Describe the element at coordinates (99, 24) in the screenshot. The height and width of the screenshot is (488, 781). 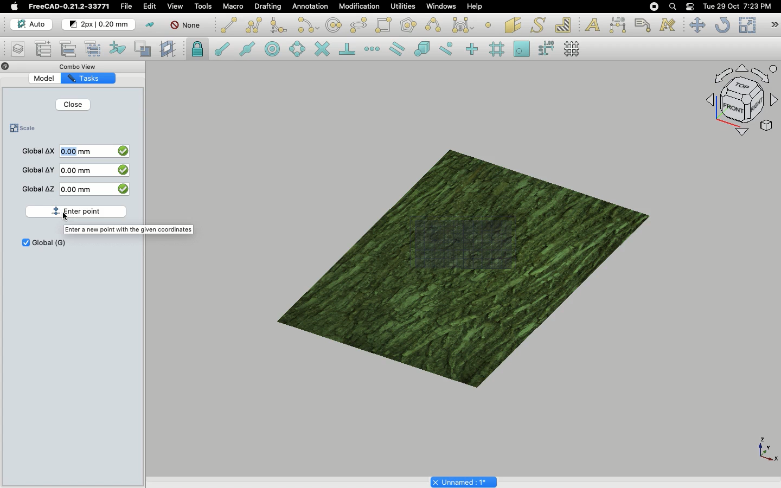
I see `Change default style for new objects` at that location.